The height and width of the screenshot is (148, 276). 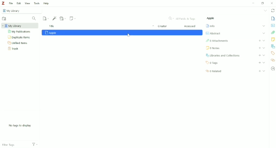 What do you see at coordinates (4, 18) in the screenshot?
I see `New Collection` at bounding box center [4, 18].